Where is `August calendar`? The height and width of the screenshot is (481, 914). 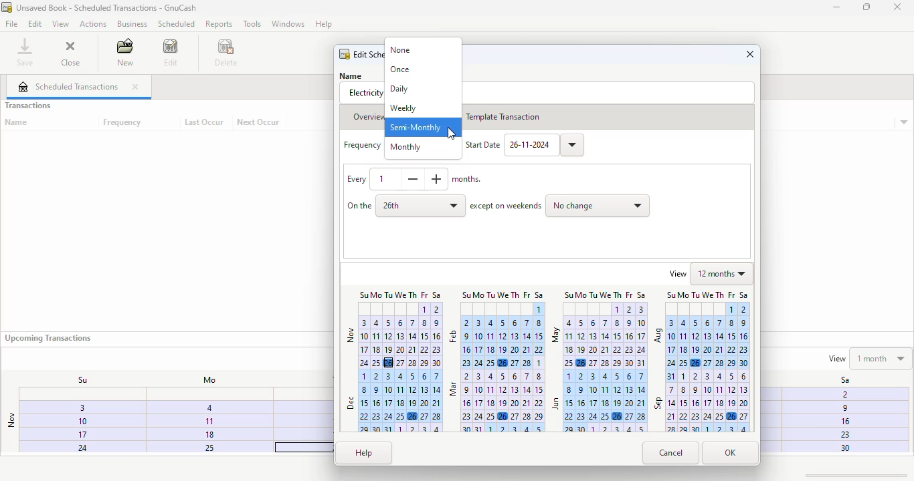
August calendar is located at coordinates (701, 329).